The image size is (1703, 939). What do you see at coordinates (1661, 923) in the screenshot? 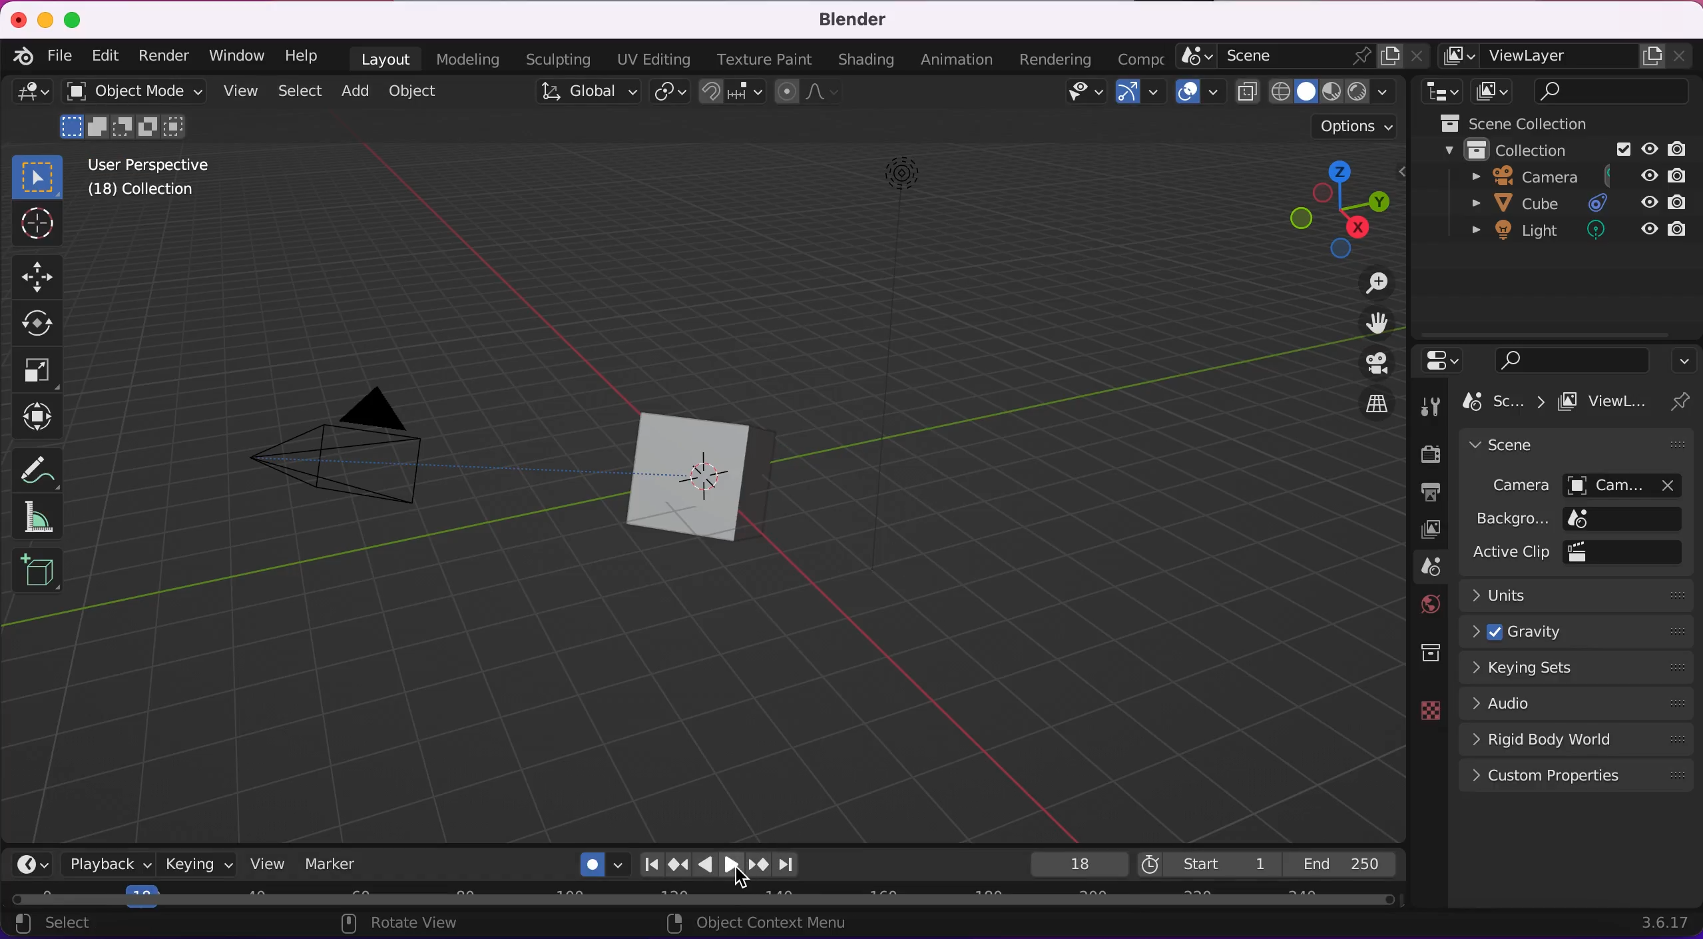
I see `3.6.17` at bounding box center [1661, 923].